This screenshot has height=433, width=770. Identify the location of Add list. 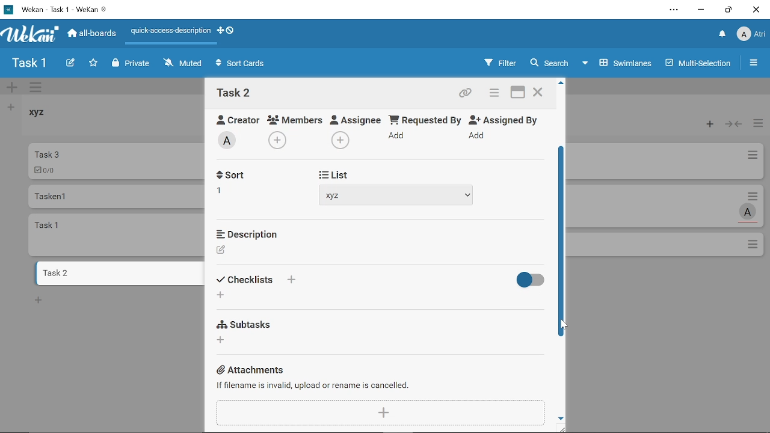
(10, 107).